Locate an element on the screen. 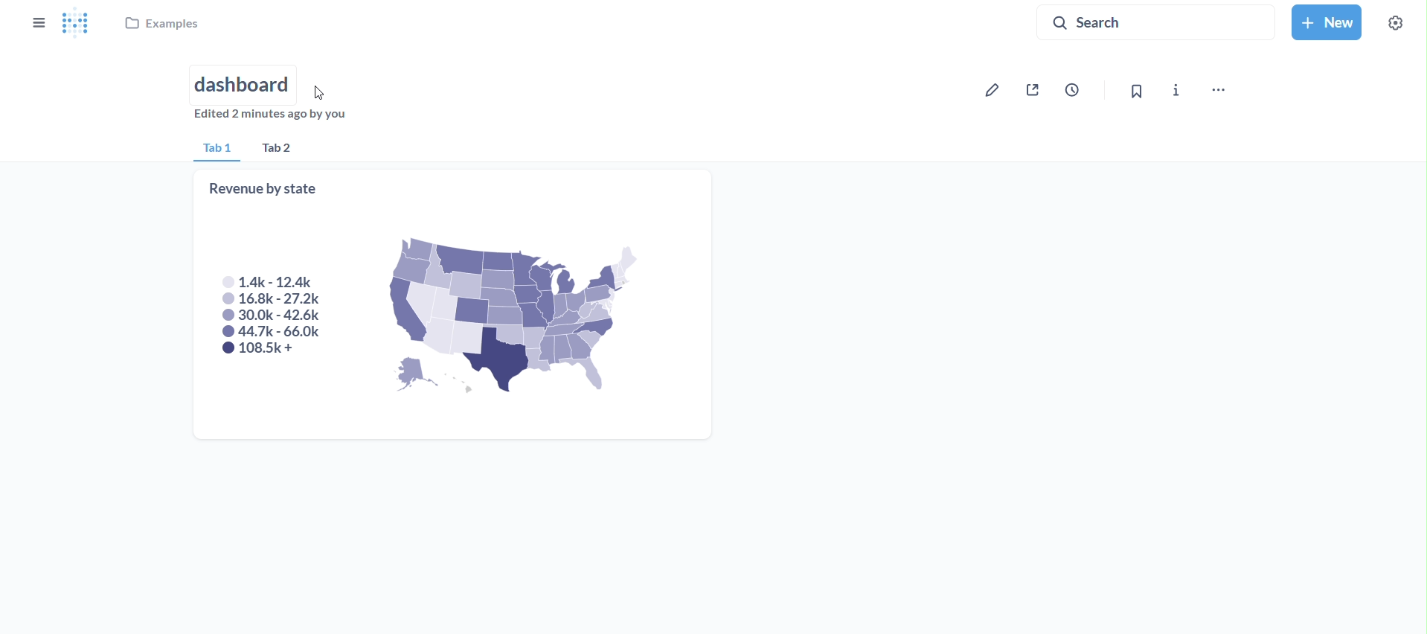  tab 1 is located at coordinates (216, 150).